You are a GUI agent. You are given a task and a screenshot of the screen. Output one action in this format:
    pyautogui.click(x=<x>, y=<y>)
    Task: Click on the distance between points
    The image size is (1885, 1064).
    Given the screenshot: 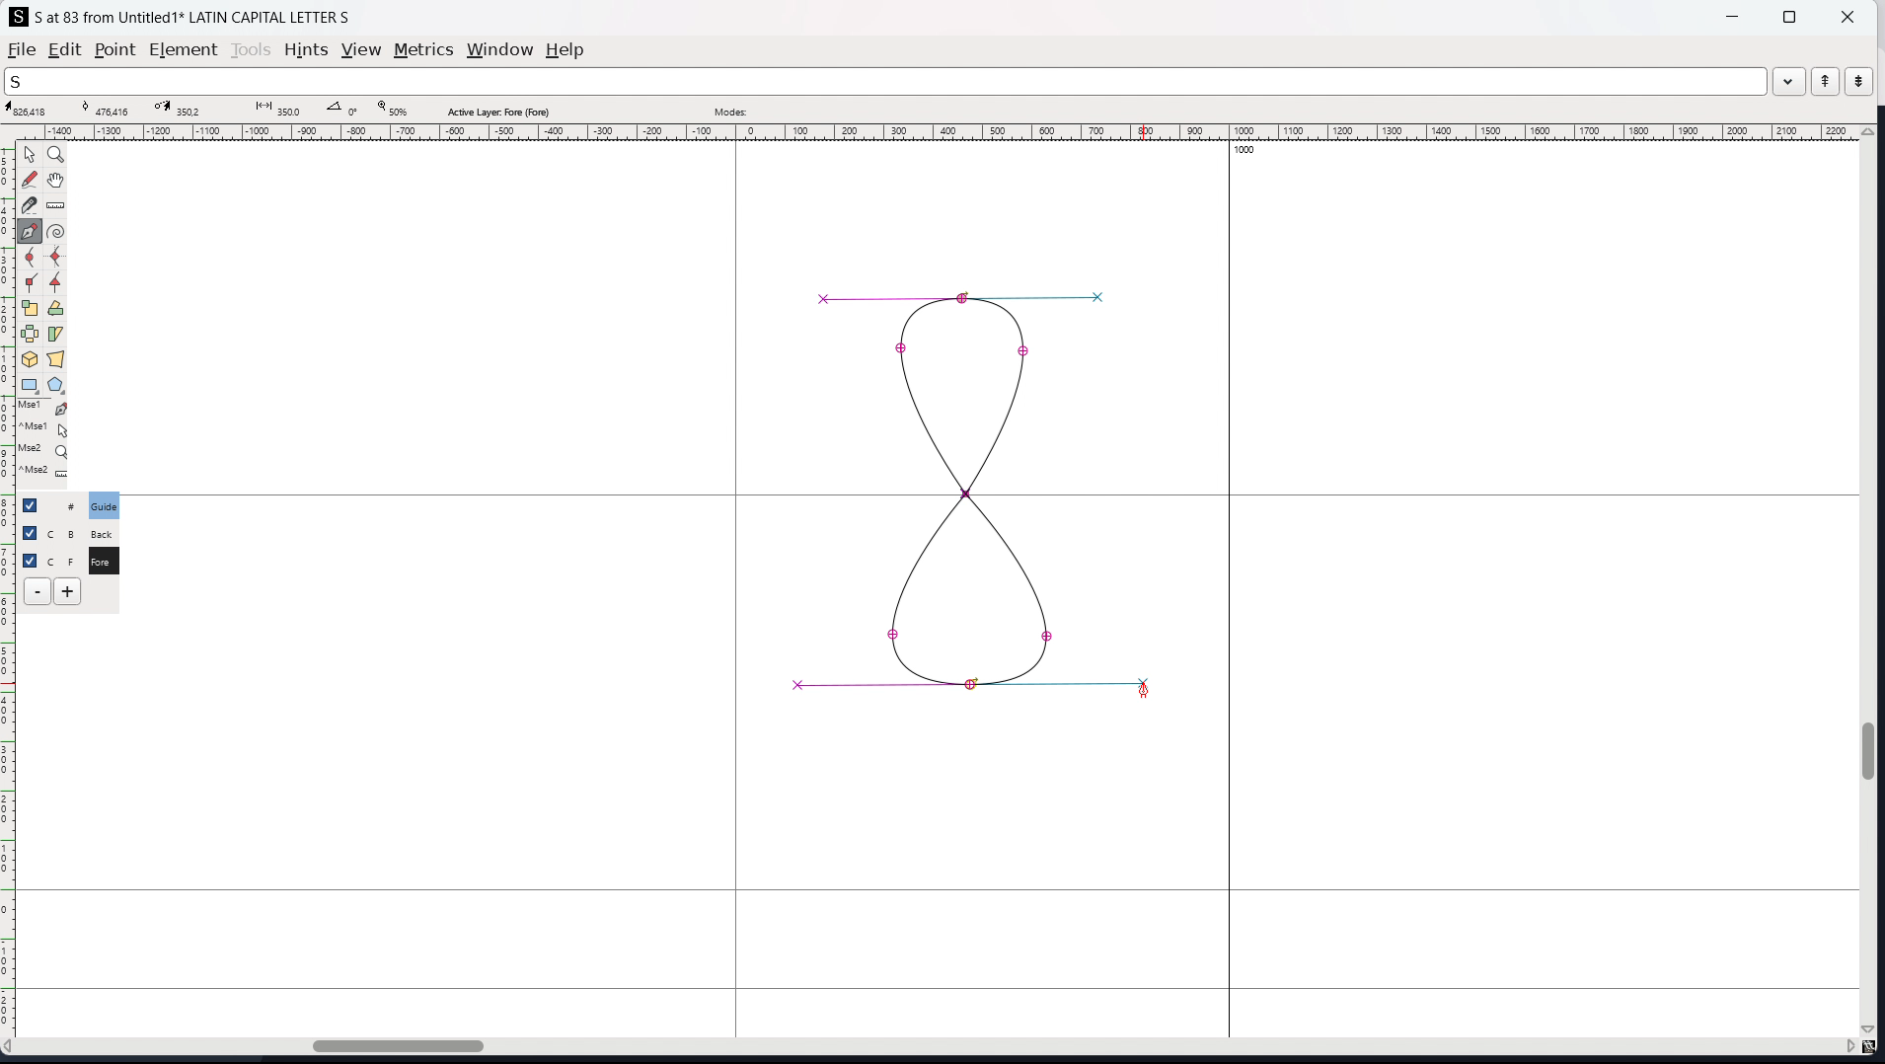 What is the action you would take?
    pyautogui.click(x=275, y=108)
    